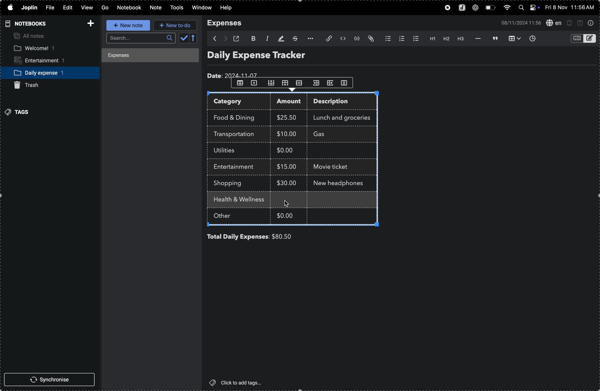 This screenshot has width=600, height=391. I want to click on expenses, so click(228, 23).